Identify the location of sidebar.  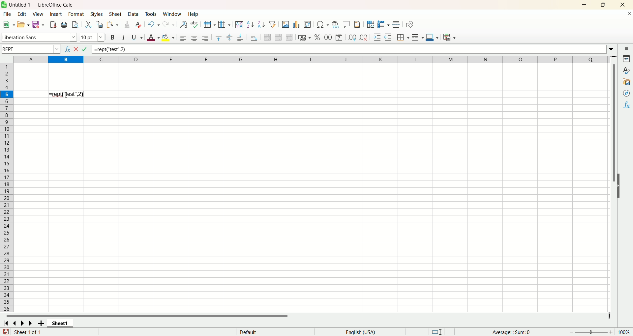
(626, 49).